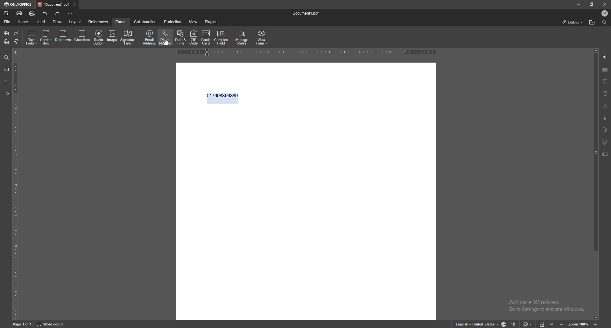 The image size is (611, 328). I want to click on signature field, so click(128, 38).